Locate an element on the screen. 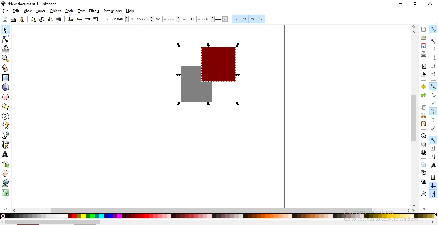 The width and height of the screenshot is (438, 225). select all objects or nodes is located at coordinates (5, 19).